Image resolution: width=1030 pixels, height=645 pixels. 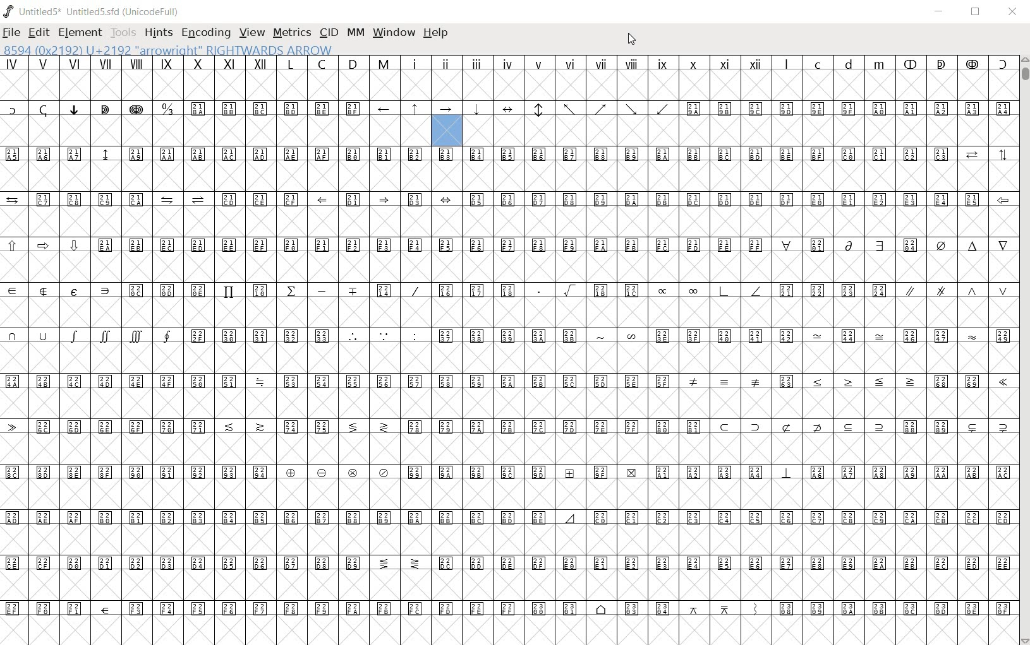 What do you see at coordinates (157, 32) in the screenshot?
I see `HINTS` at bounding box center [157, 32].